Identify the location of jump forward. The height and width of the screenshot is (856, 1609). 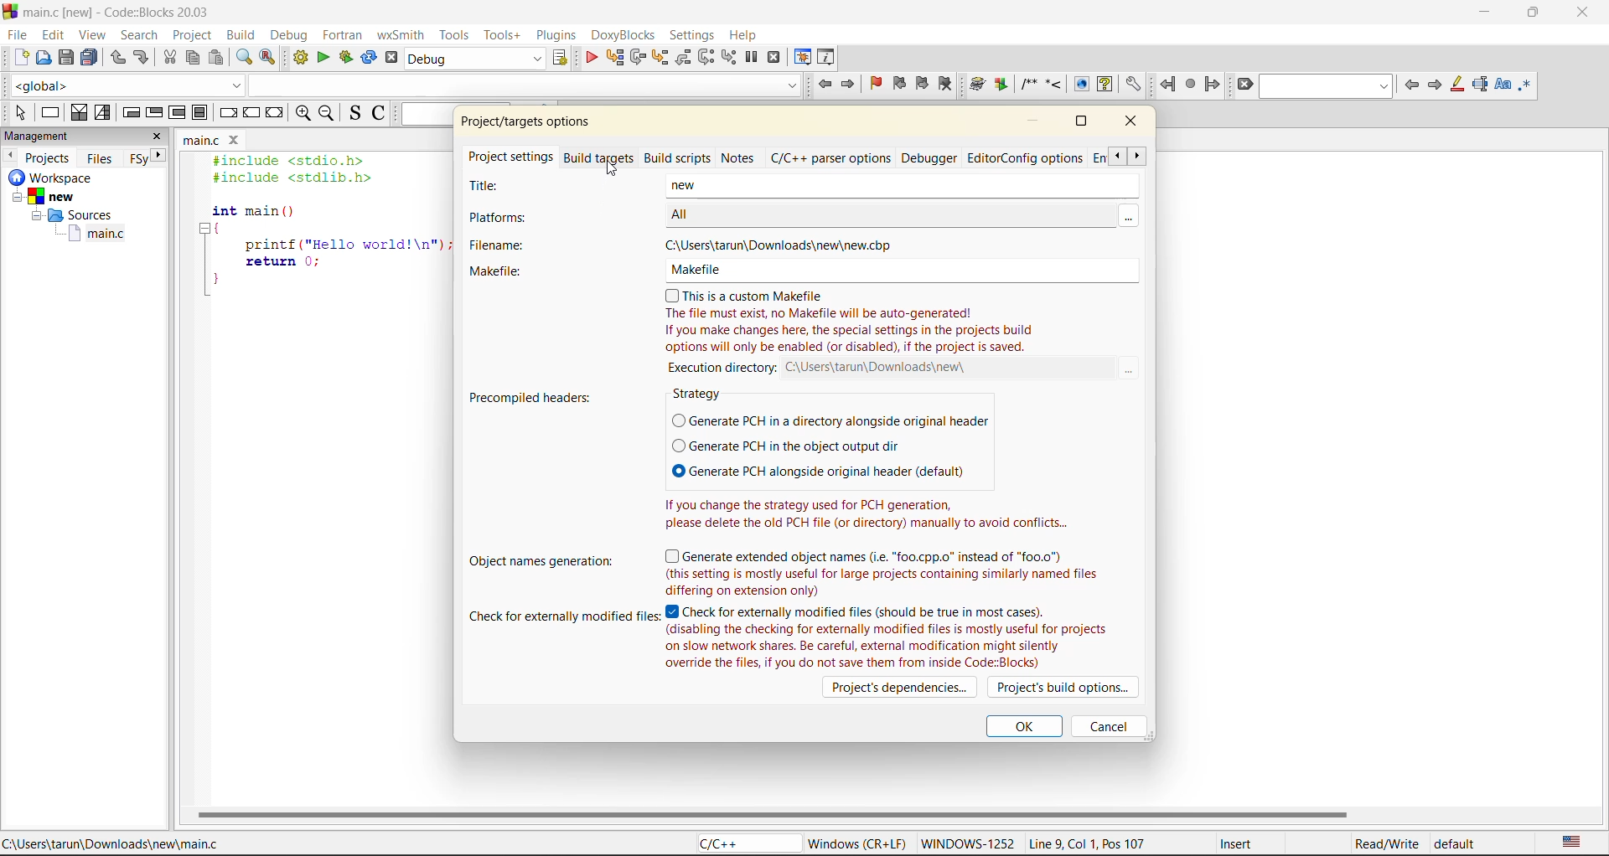
(851, 85).